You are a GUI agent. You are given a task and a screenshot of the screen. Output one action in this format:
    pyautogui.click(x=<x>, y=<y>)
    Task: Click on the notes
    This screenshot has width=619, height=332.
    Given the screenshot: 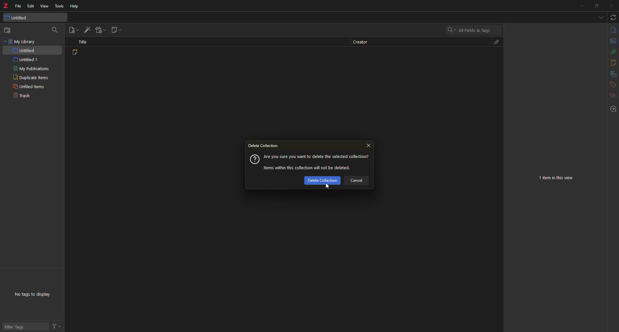 What is the action you would take?
    pyautogui.click(x=610, y=63)
    